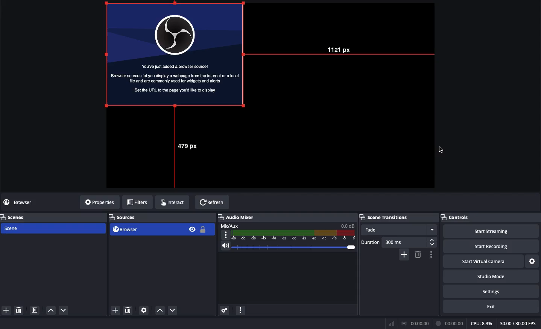  What do you see at coordinates (390, 324) in the screenshot?
I see `Bars` at bounding box center [390, 324].